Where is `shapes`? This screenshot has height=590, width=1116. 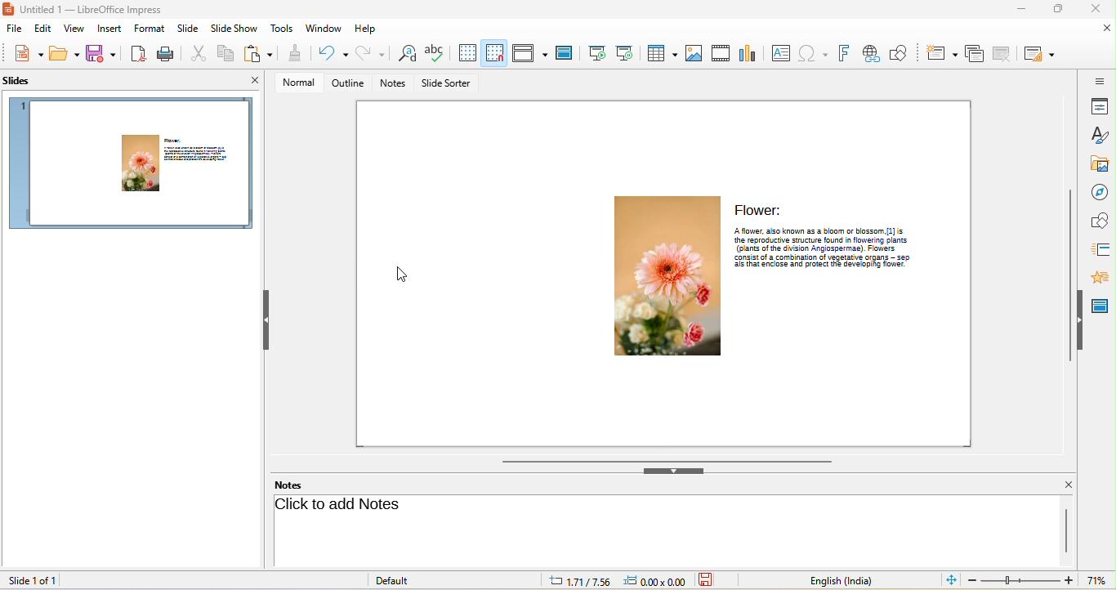 shapes is located at coordinates (1100, 221).